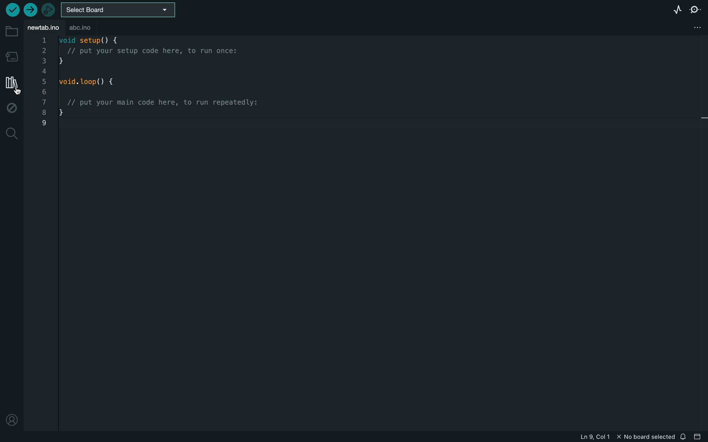  What do you see at coordinates (696, 27) in the screenshot?
I see `files setting` at bounding box center [696, 27].